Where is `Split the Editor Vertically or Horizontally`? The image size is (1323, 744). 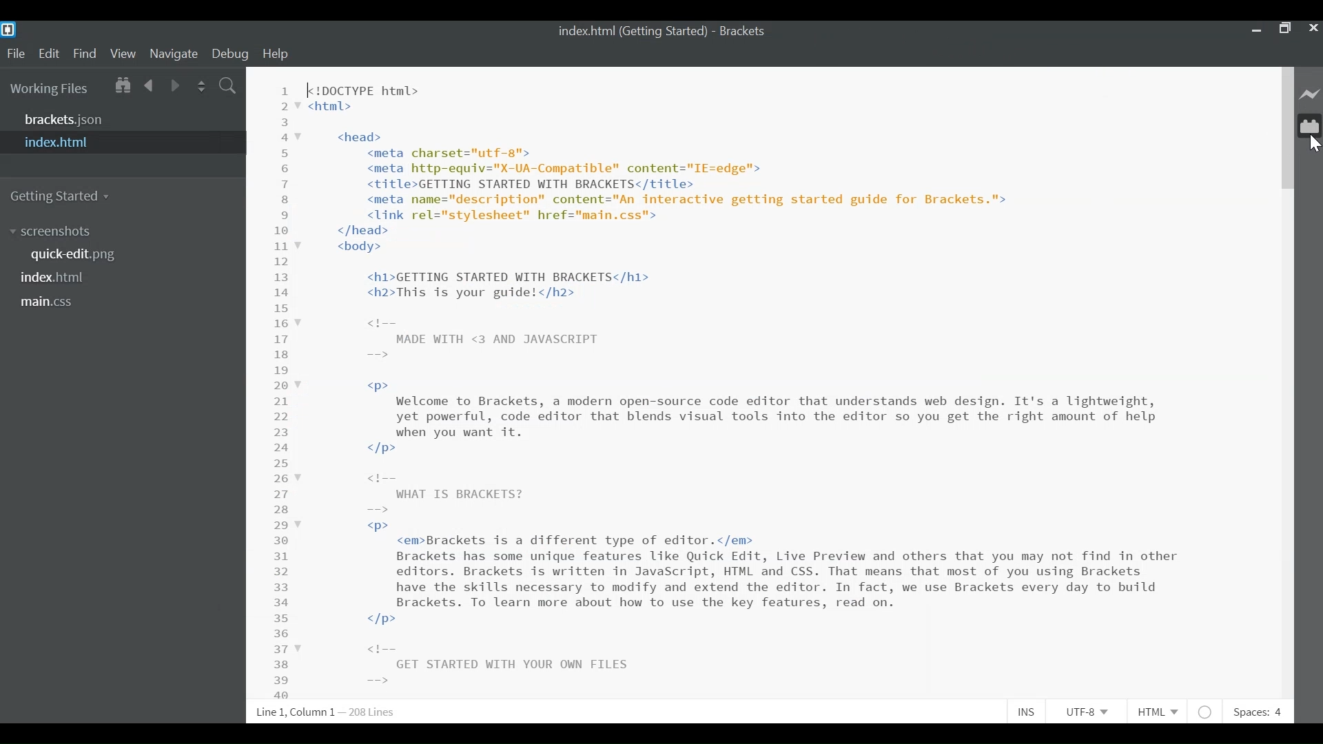 Split the Editor Vertically or Horizontally is located at coordinates (203, 85).